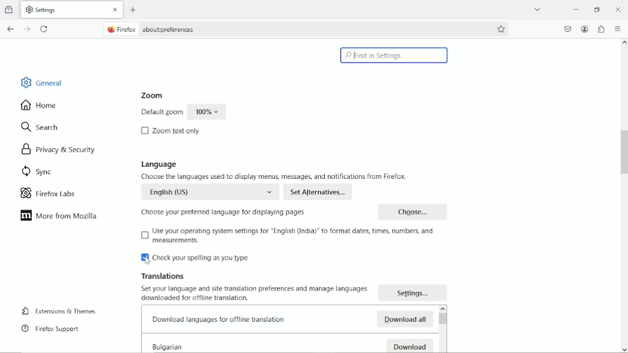 This screenshot has width=628, height=353. I want to click on Extensions, so click(600, 29).